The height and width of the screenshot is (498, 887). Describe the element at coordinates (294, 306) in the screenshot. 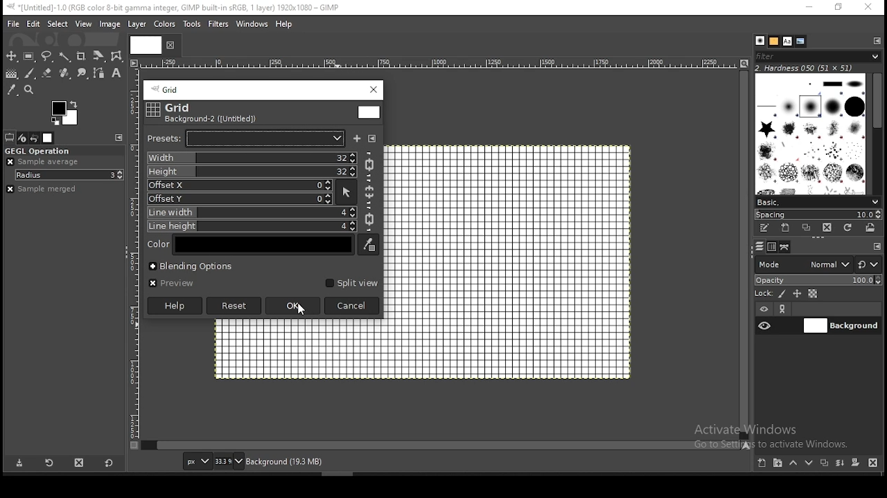

I see `ok` at that location.